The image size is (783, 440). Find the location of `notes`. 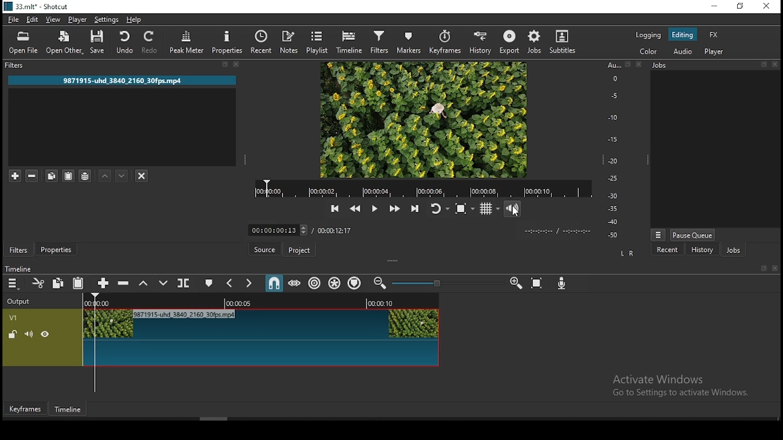

notes is located at coordinates (289, 42).